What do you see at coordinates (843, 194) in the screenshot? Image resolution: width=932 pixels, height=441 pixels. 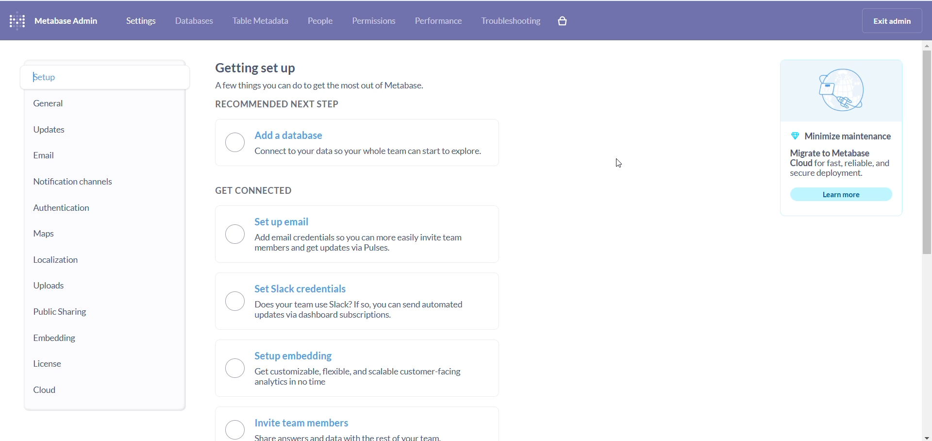 I see `learn more` at bounding box center [843, 194].